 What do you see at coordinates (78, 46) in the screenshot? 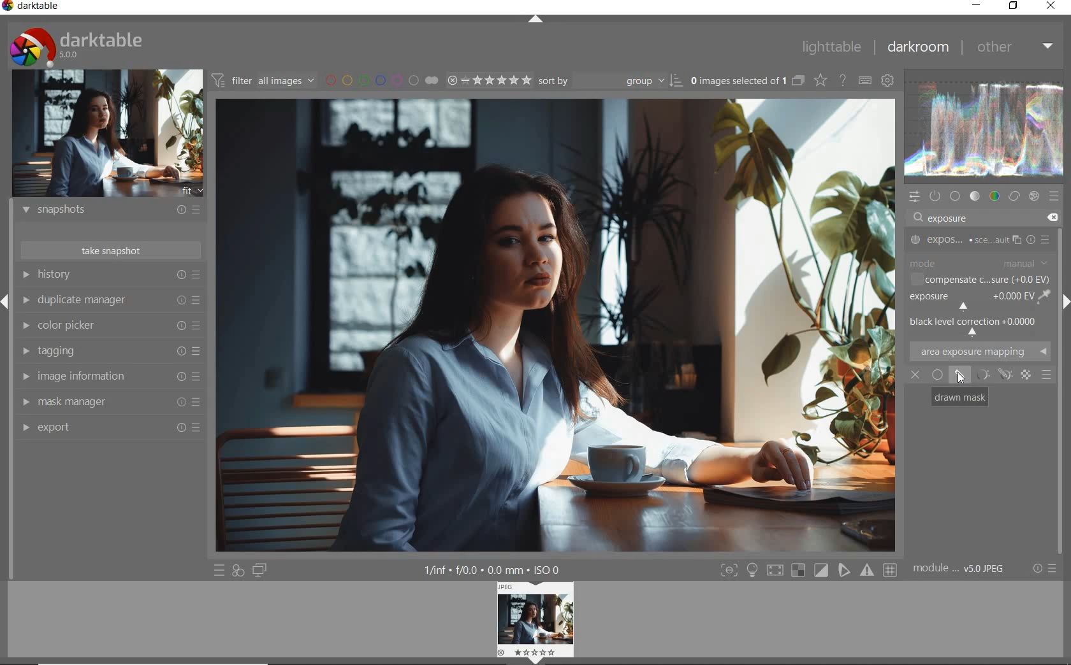
I see `system logo` at bounding box center [78, 46].